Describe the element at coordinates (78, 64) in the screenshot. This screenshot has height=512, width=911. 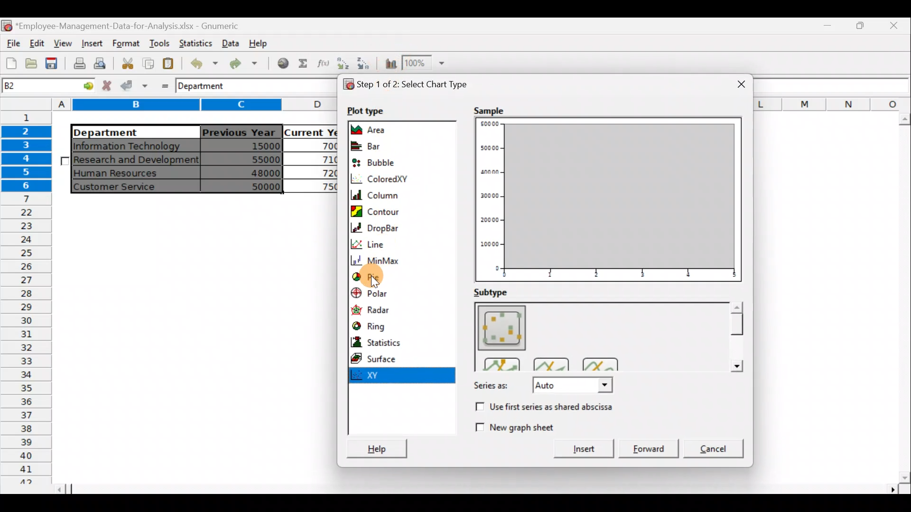
I see `Print current file` at that location.